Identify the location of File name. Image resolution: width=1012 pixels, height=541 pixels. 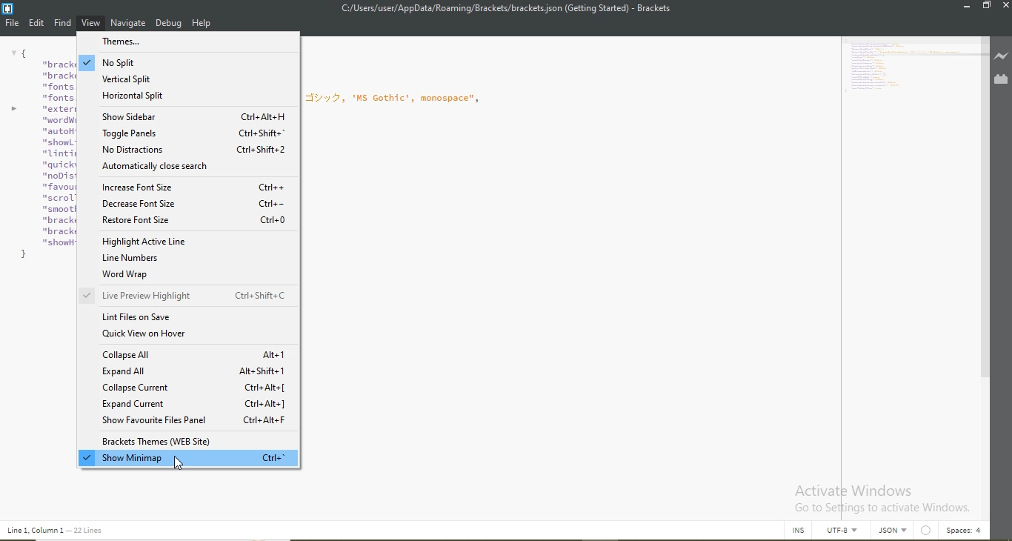
(505, 8).